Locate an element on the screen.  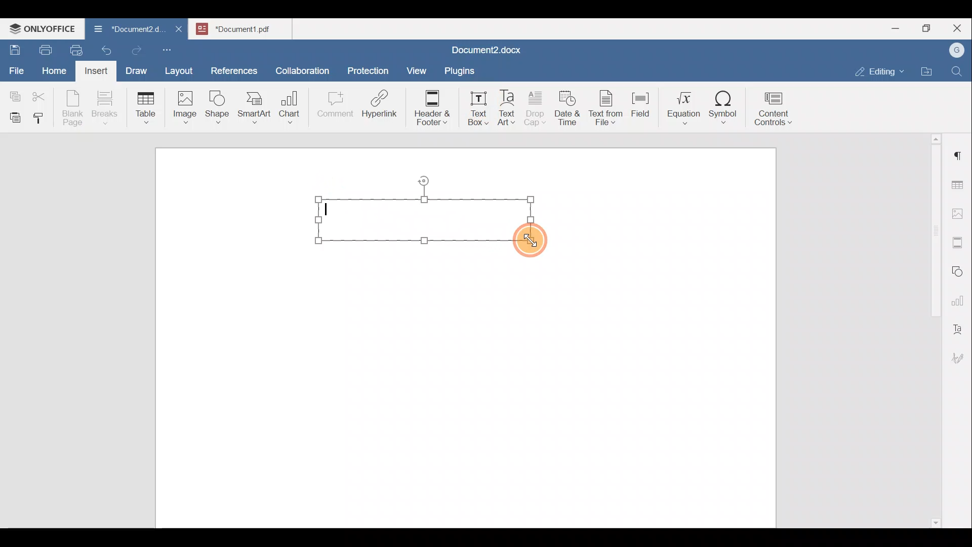
File is located at coordinates (17, 67).